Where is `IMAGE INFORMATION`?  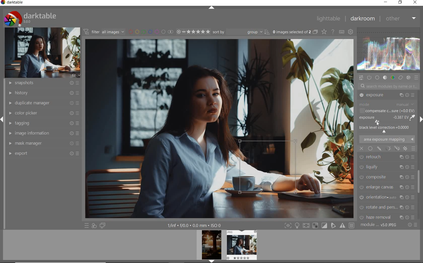
IMAGE INFORMATION is located at coordinates (43, 133).